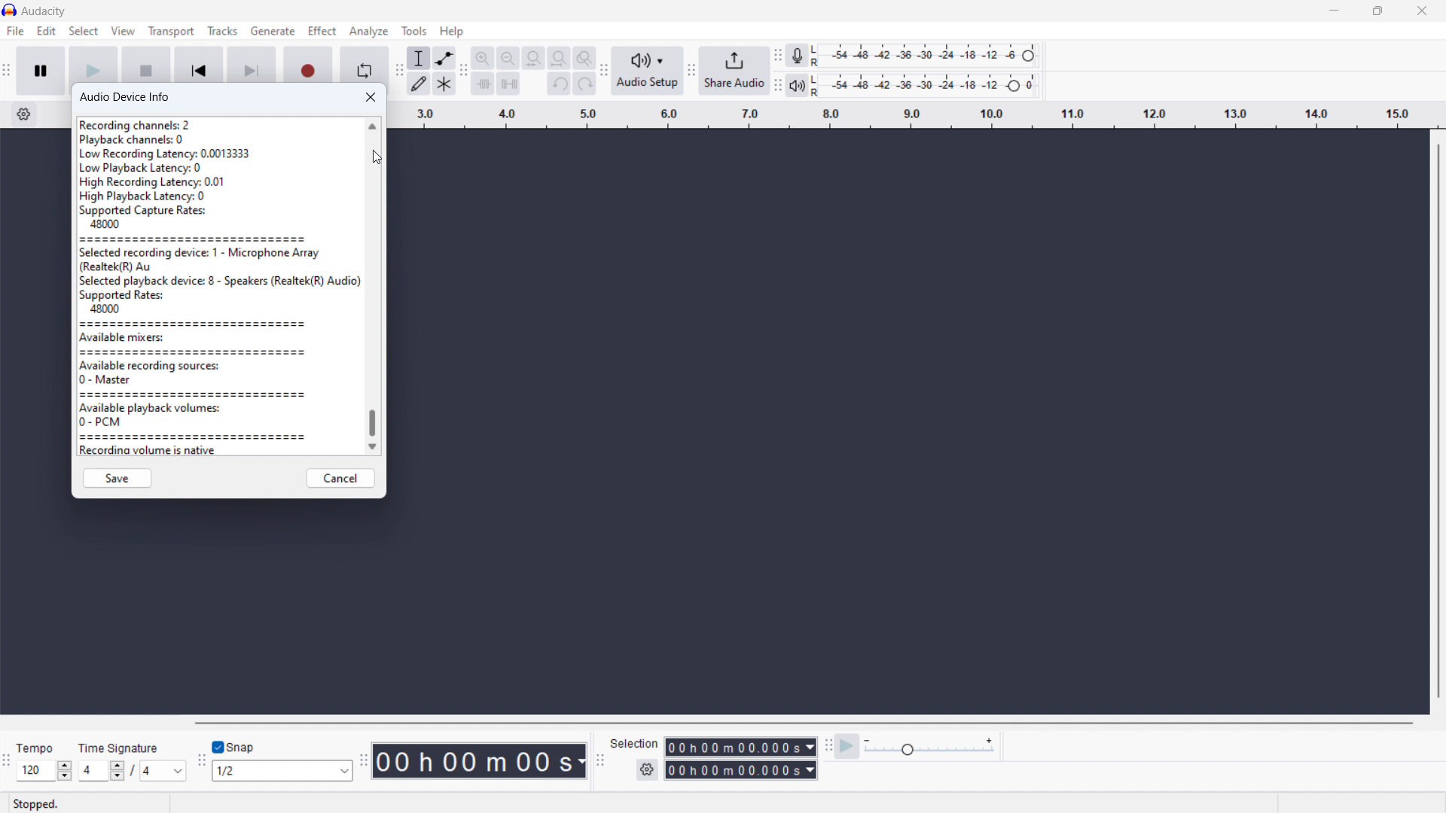 Image resolution: width=1446 pixels, height=813 pixels. Describe the element at coordinates (484, 57) in the screenshot. I see `zoom in` at that location.